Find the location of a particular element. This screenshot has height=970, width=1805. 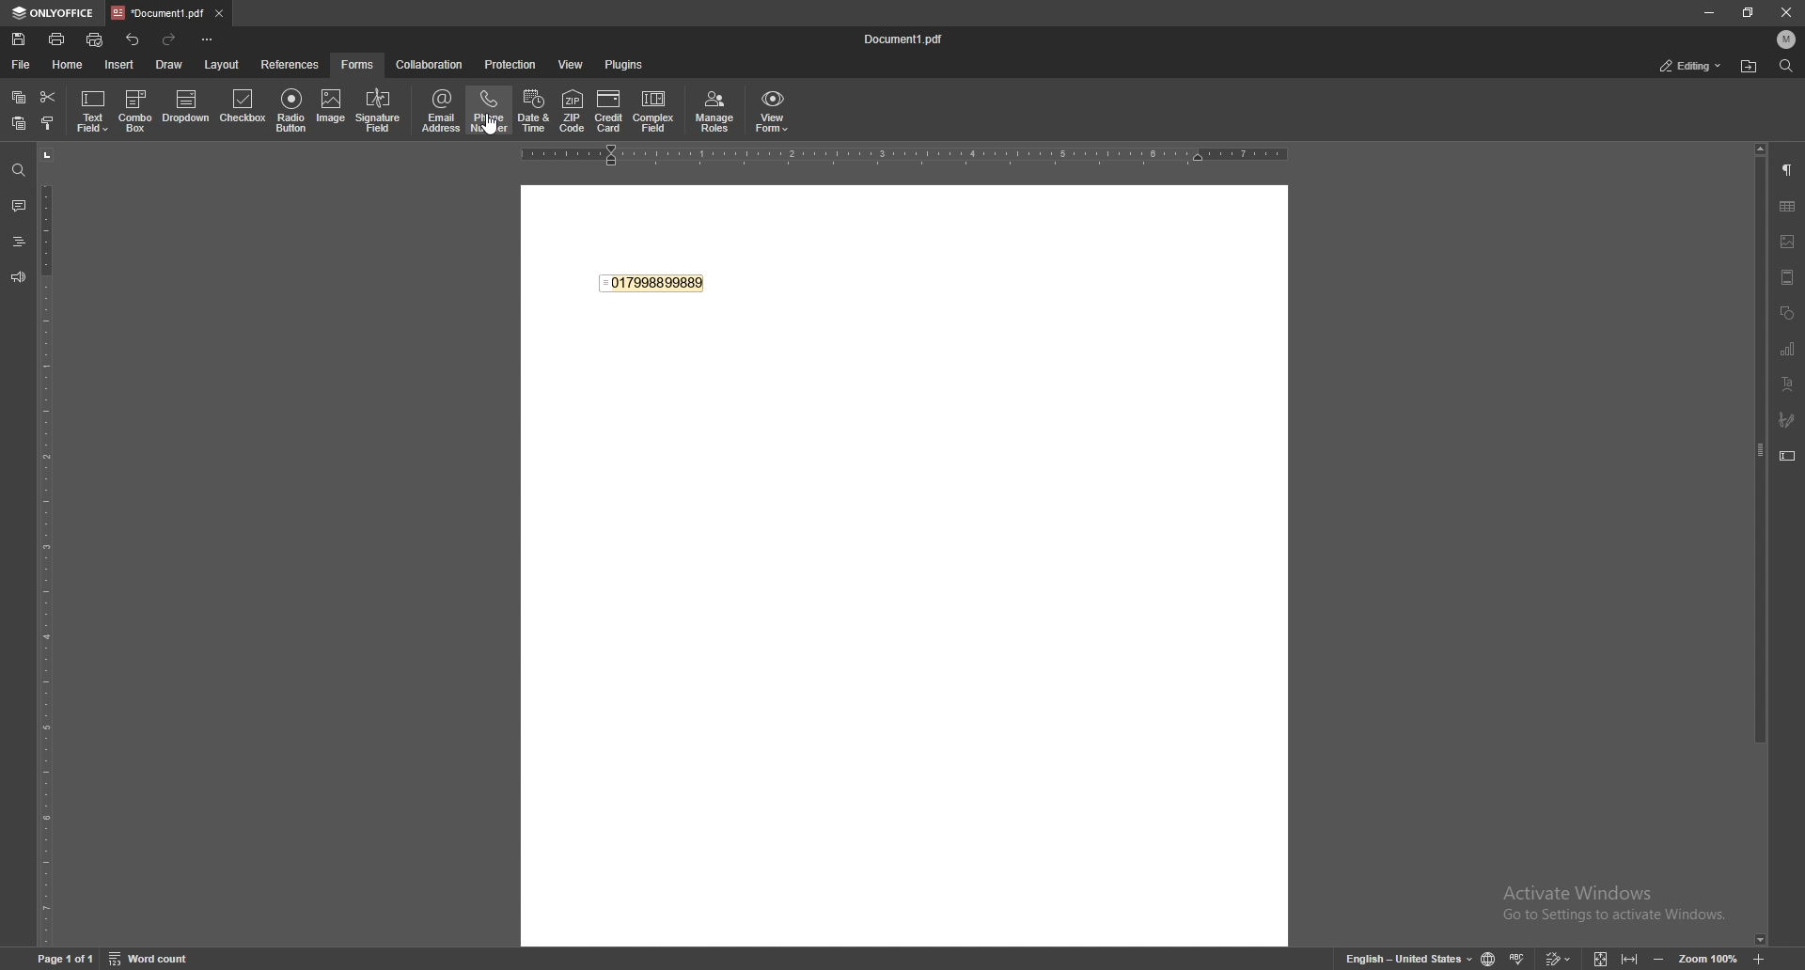

status is located at coordinates (1691, 66).